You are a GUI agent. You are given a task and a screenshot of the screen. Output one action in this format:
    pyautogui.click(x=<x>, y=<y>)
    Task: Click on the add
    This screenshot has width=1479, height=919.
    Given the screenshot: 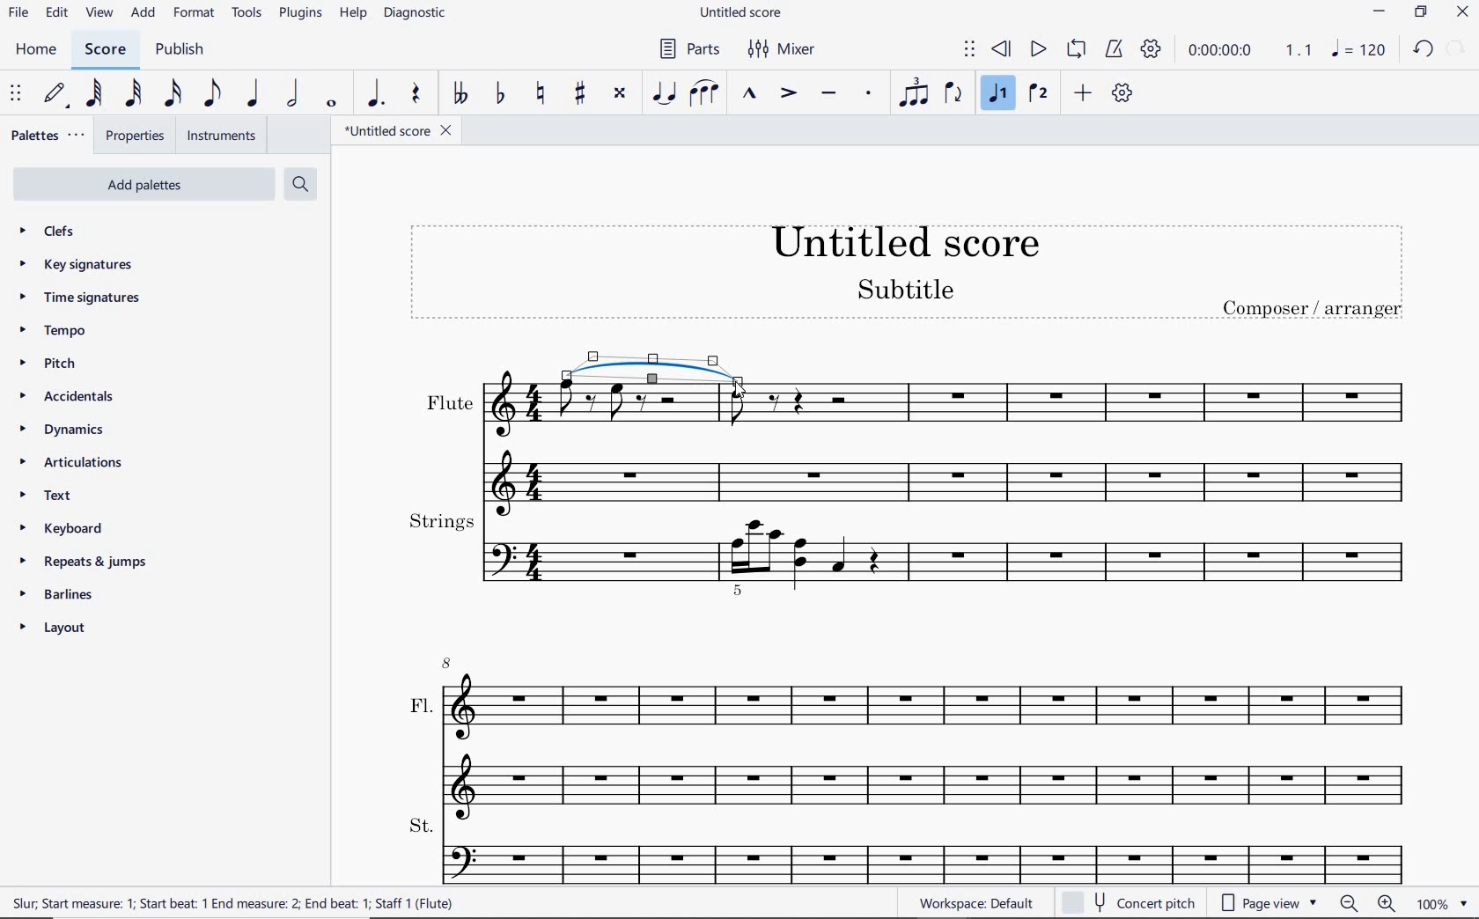 What is the action you would take?
    pyautogui.click(x=144, y=15)
    